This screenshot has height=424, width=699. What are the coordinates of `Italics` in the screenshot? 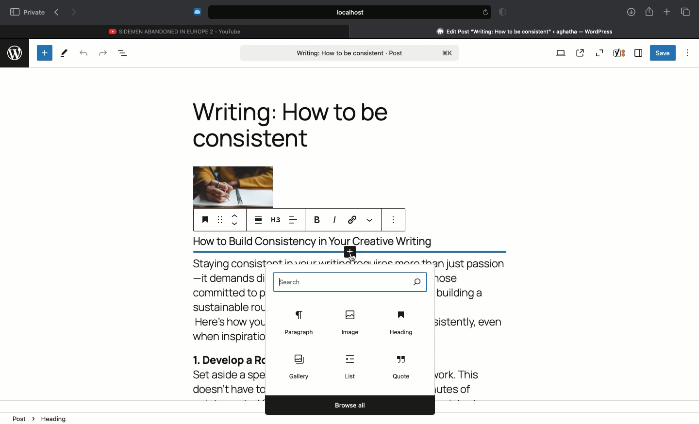 It's located at (334, 220).